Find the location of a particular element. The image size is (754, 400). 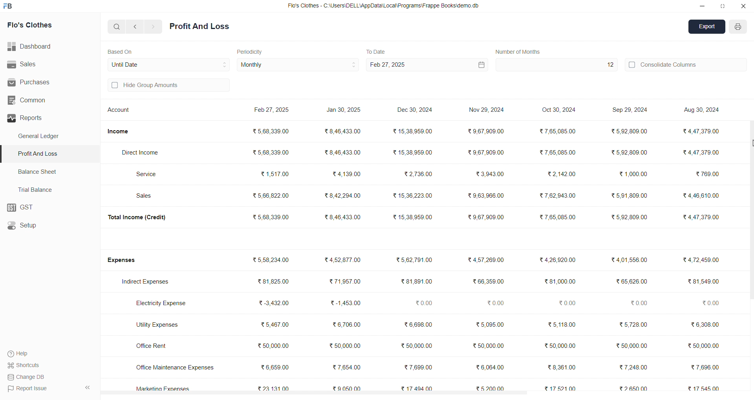

Export is located at coordinates (707, 27).